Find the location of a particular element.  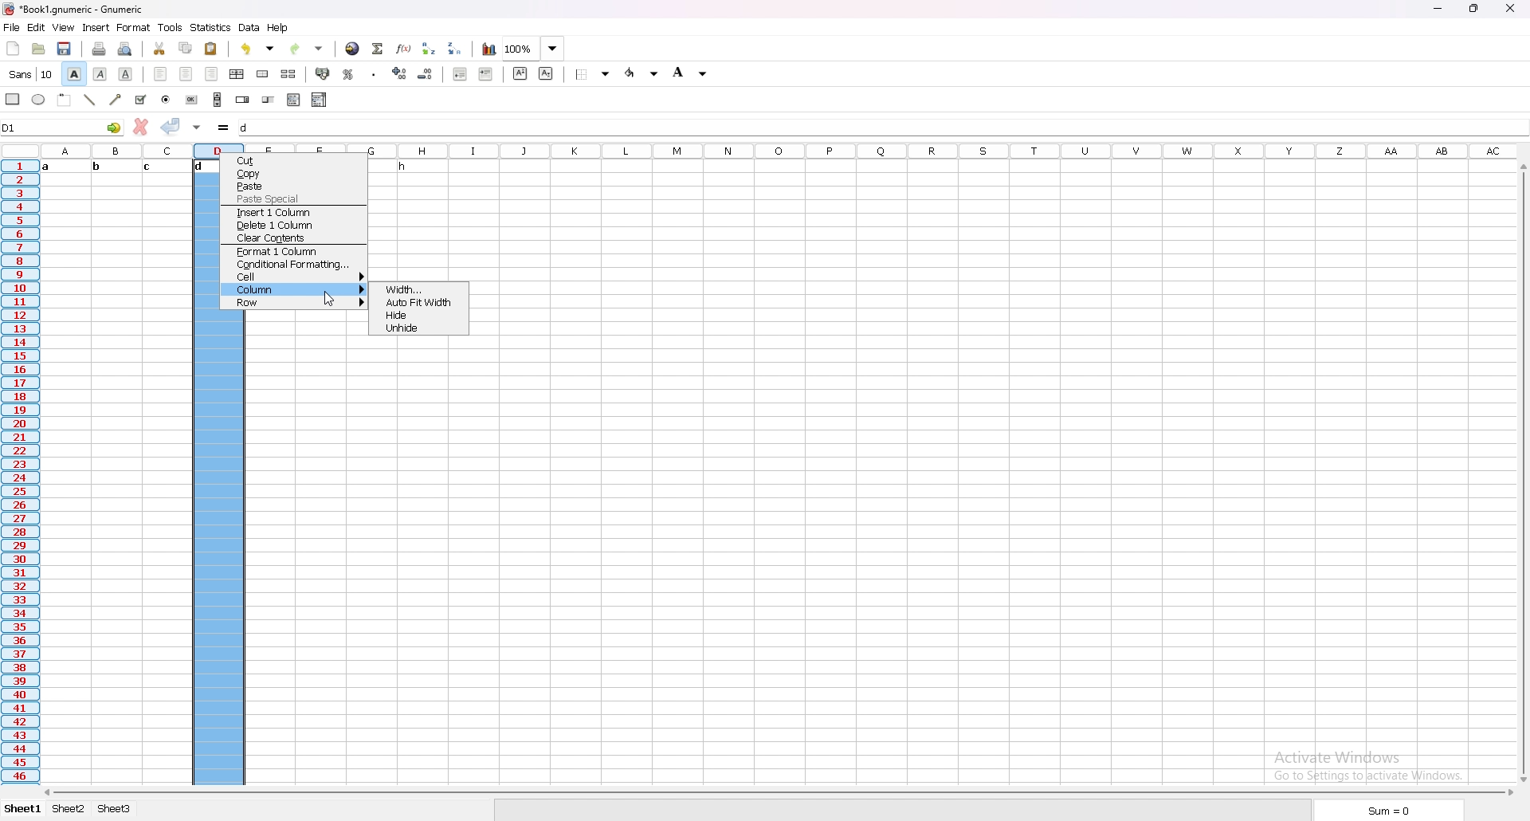

copy is located at coordinates (292, 174).